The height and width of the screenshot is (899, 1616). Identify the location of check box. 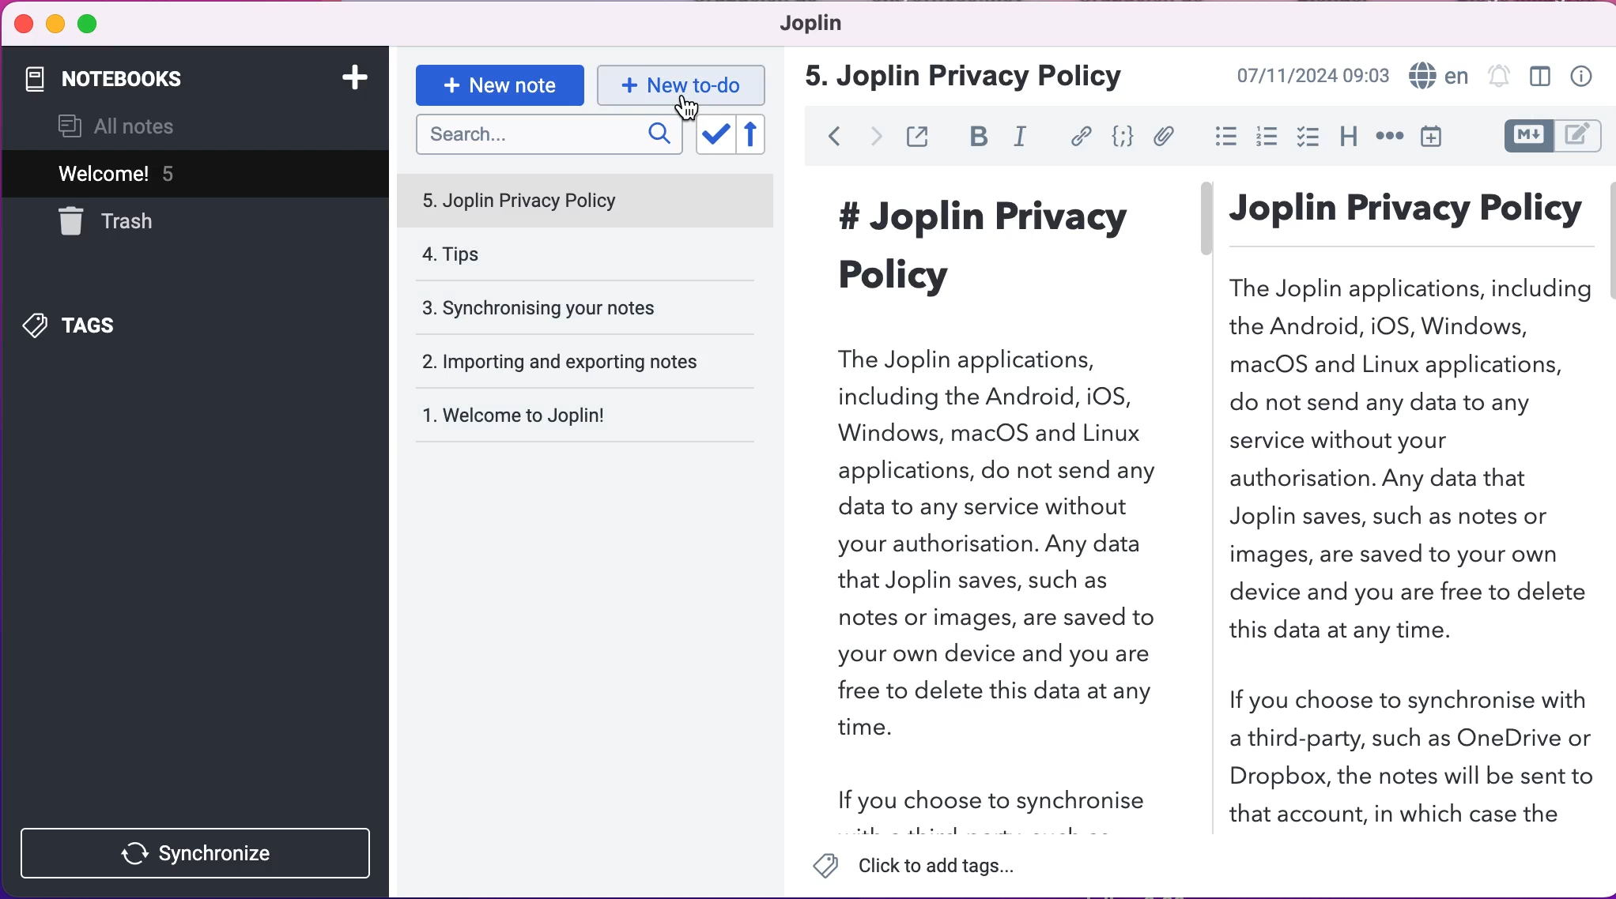
(1308, 142).